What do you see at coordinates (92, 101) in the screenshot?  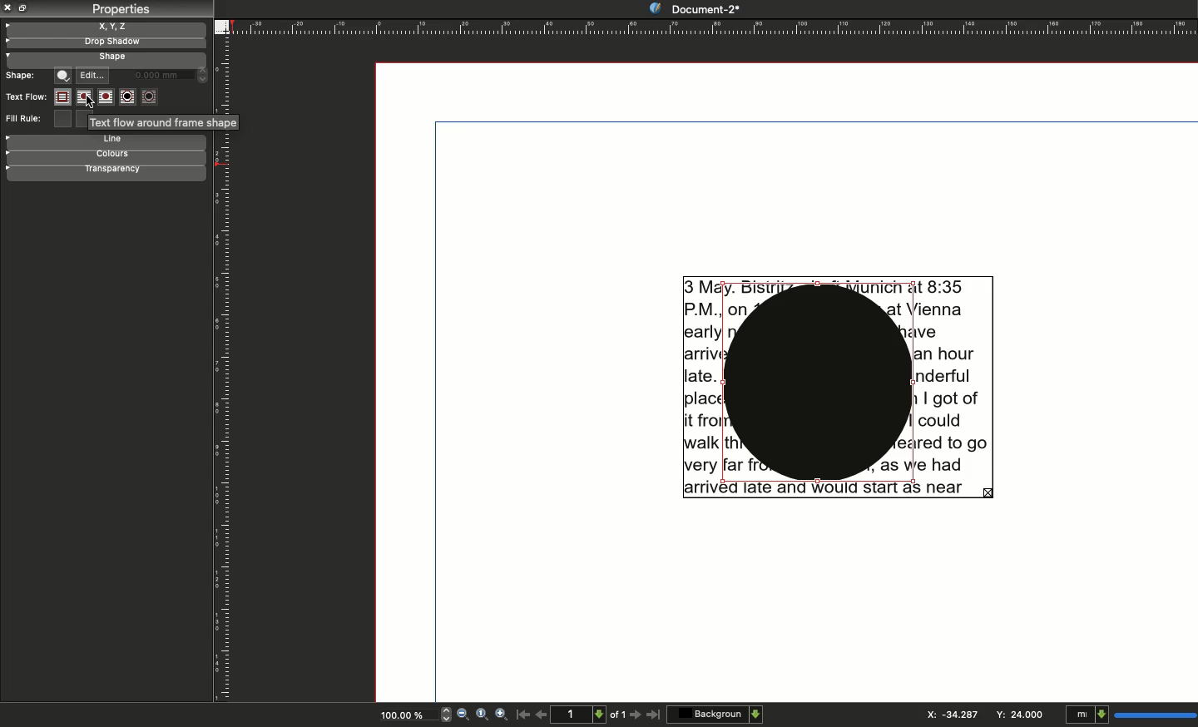 I see `cursor` at bounding box center [92, 101].